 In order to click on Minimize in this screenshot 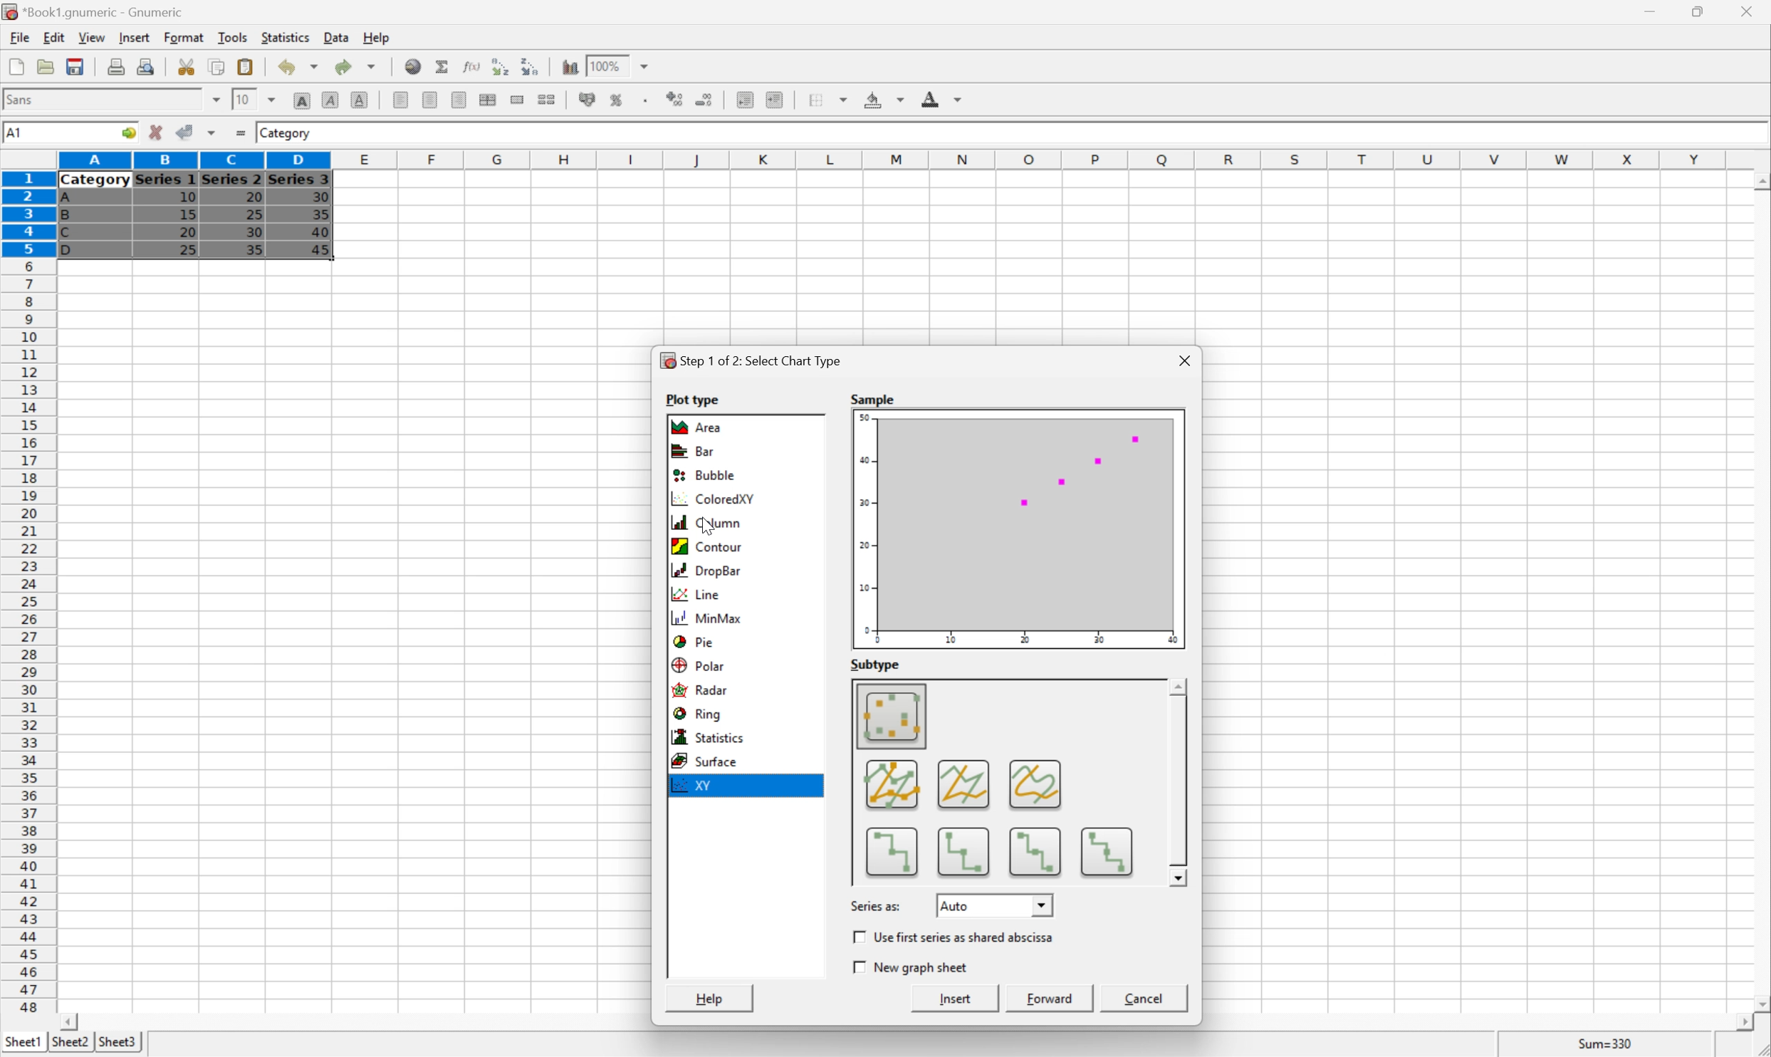, I will do `click(1645, 12)`.